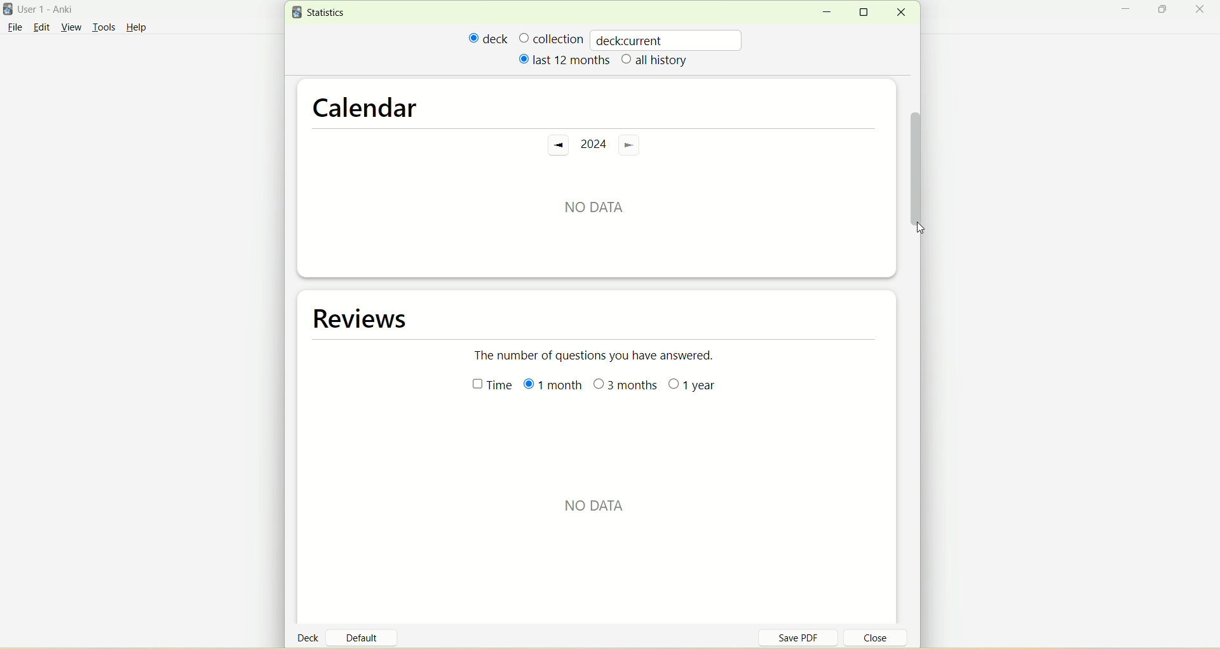  What do you see at coordinates (918, 229) in the screenshot?
I see `cursor` at bounding box center [918, 229].